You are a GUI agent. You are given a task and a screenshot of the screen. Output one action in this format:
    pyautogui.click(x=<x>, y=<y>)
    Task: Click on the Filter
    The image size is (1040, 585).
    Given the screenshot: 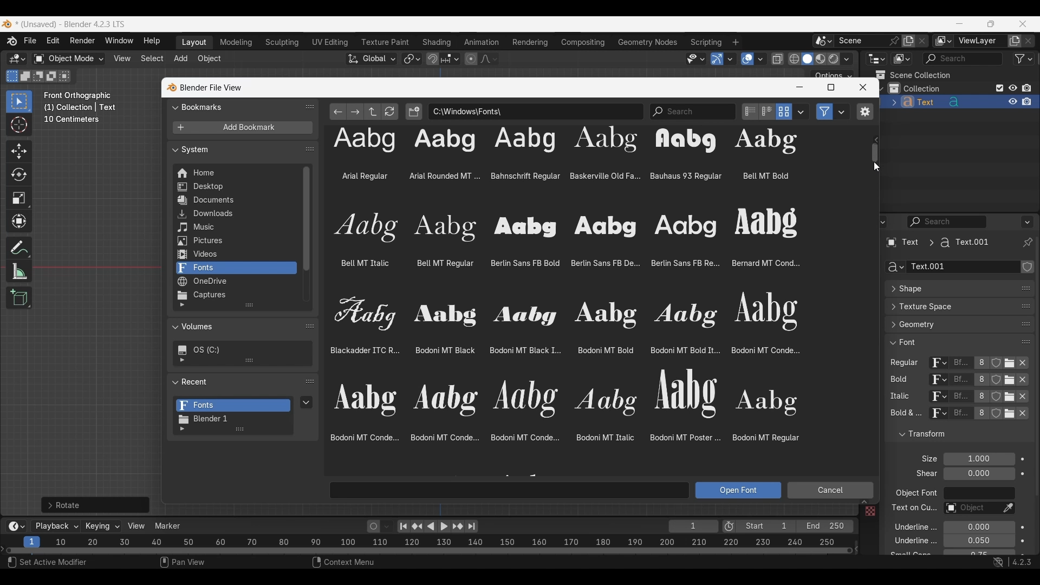 What is the action you would take?
    pyautogui.click(x=1024, y=58)
    